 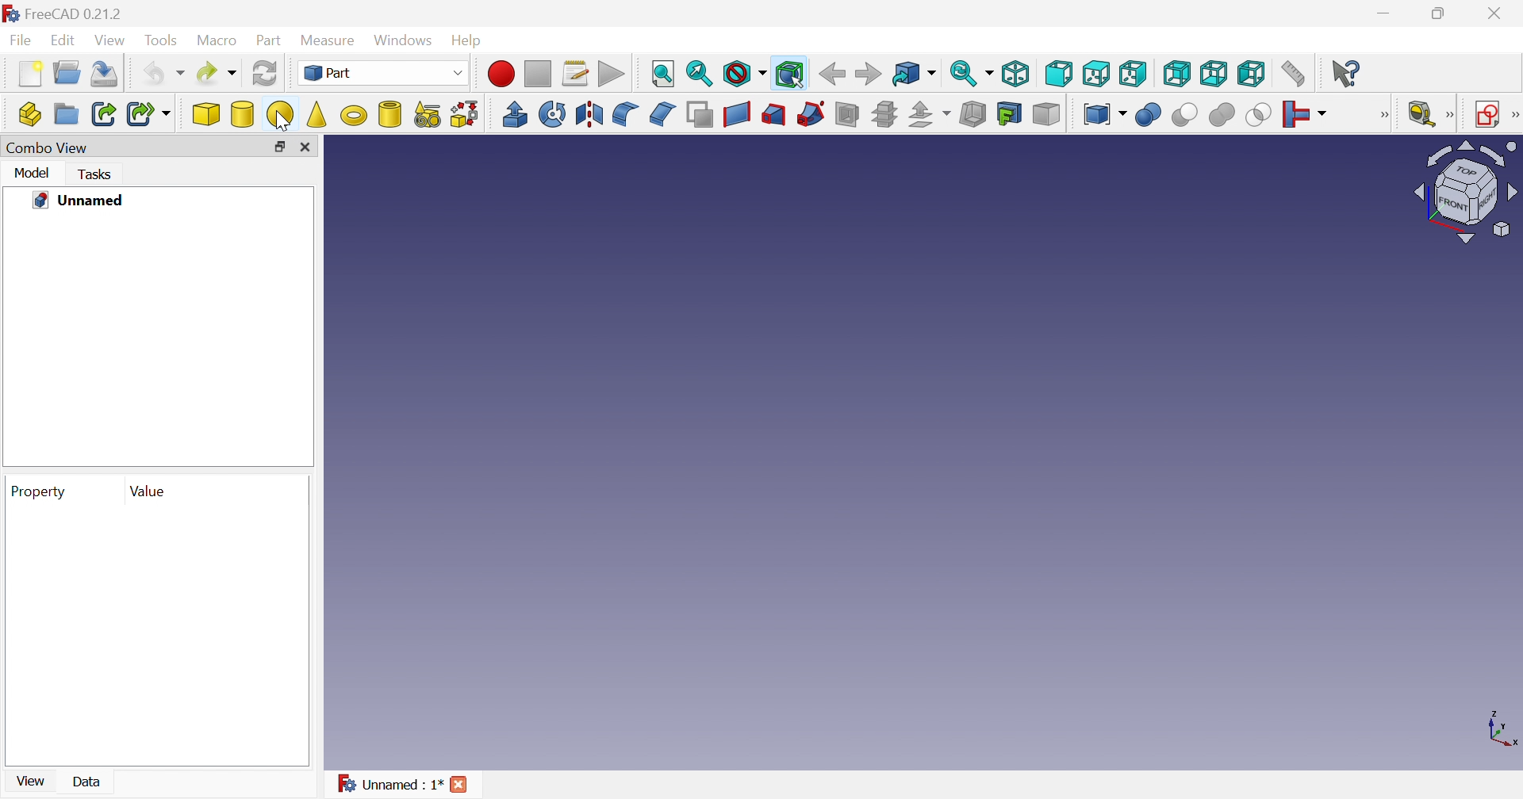 I want to click on Cube, so click(x=206, y=113).